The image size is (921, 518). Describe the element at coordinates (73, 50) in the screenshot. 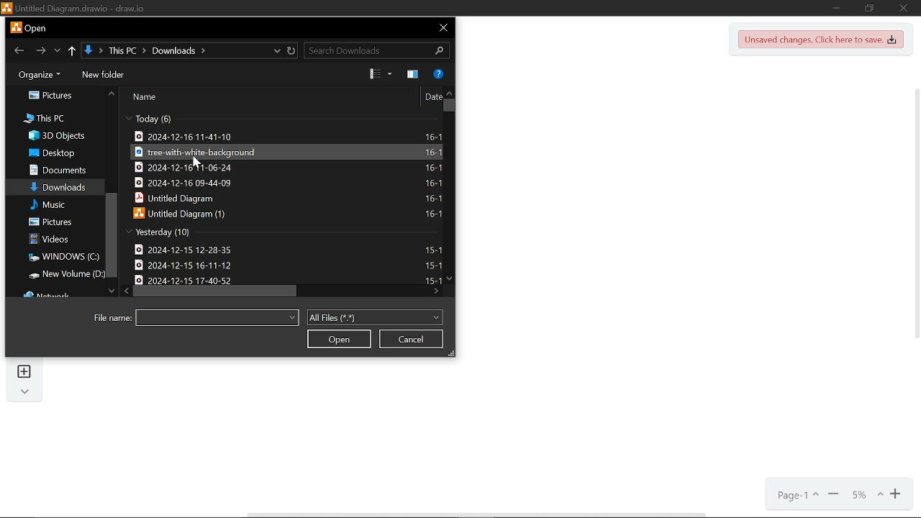

I see `Upto THis PC` at that location.